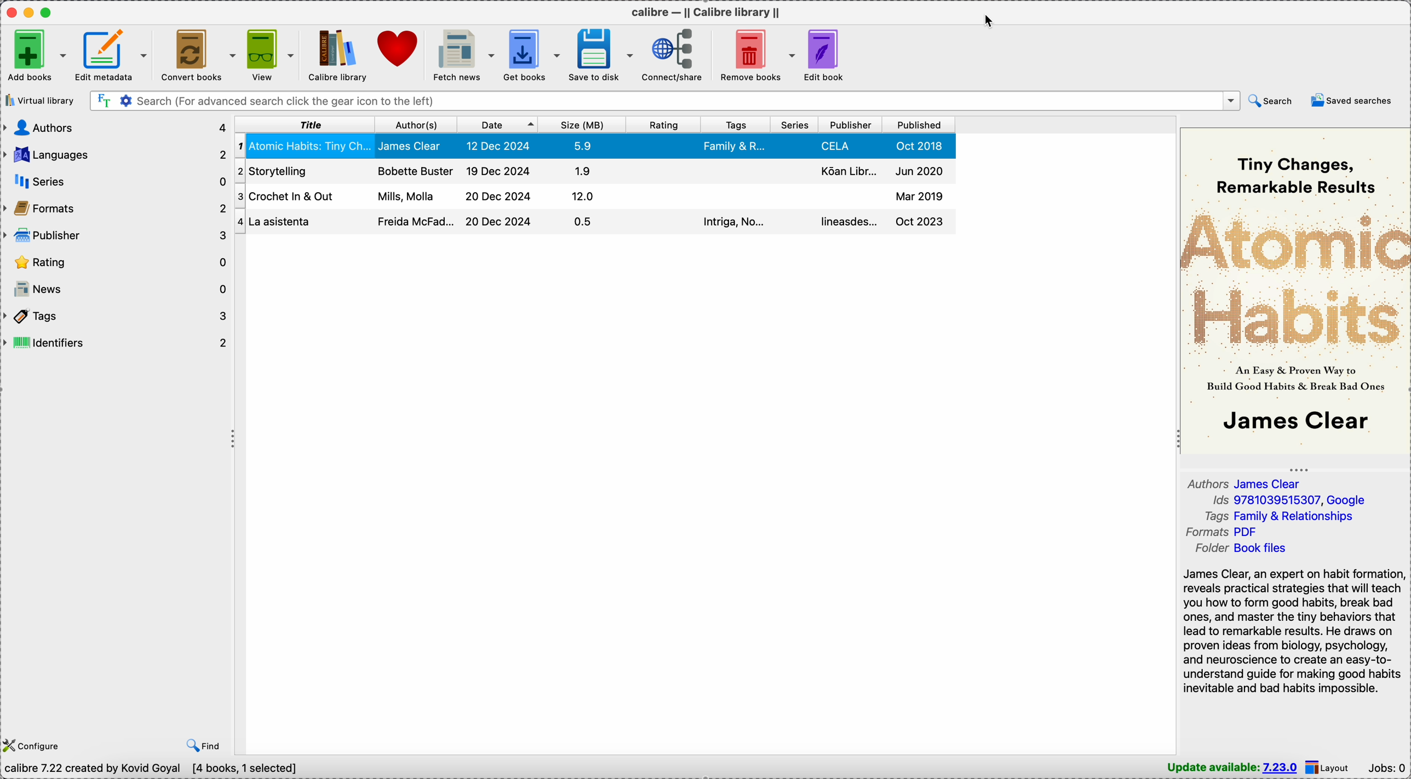 Image resolution: width=1411 pixels, height=779 pixels. Describe the element at coordinates (199, 54) in the screenshot. I see `convert books` at that location.